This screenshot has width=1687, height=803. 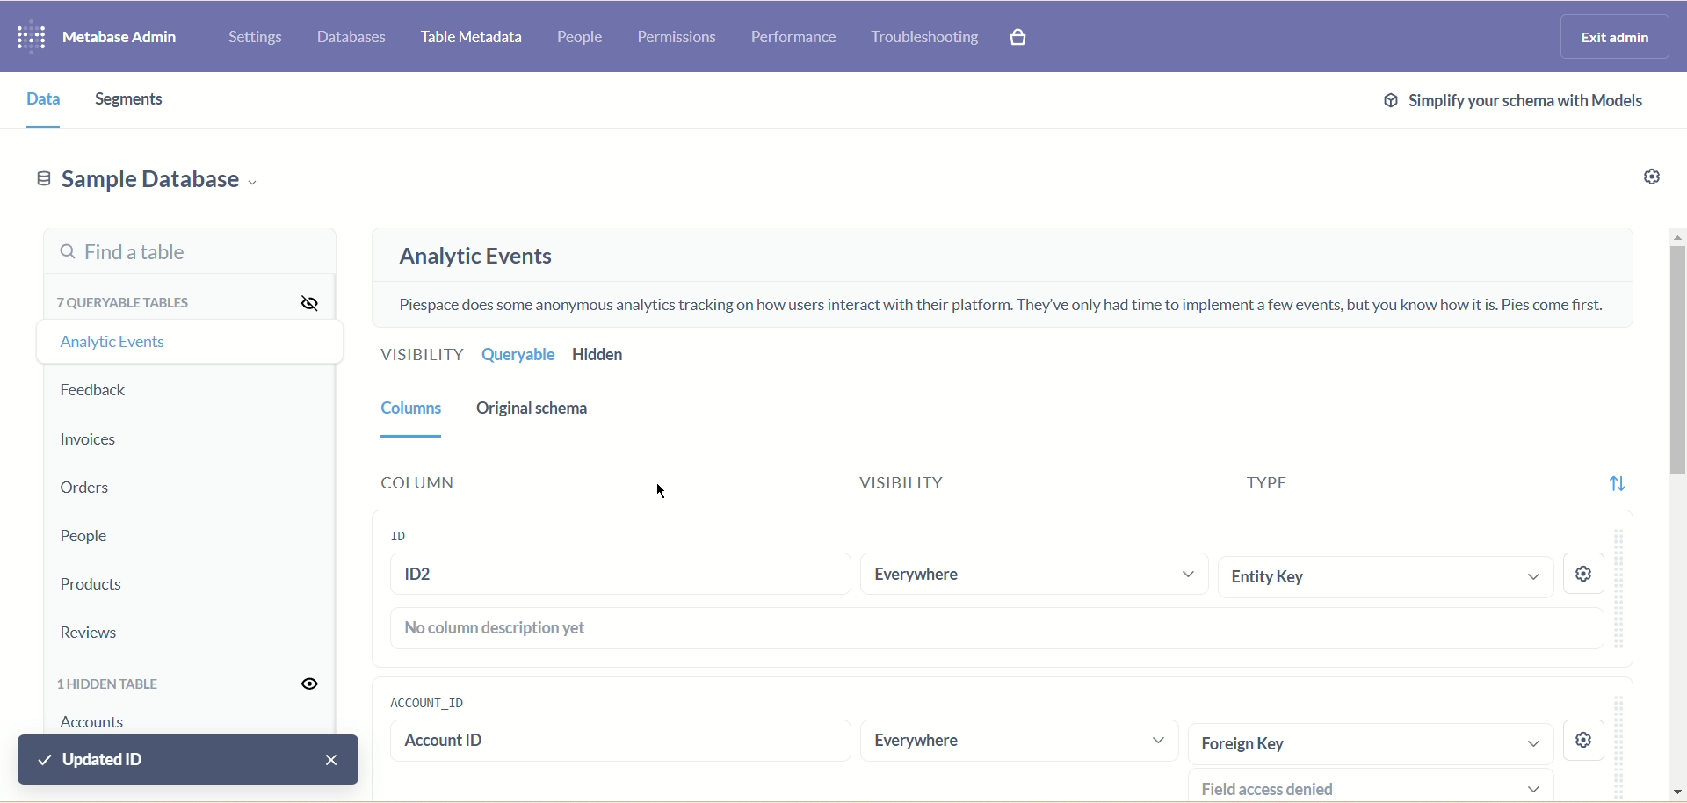 What do you see at coordinates (1591, 573) in the screenshot?
I see `Settings` at bounding box center [1591, 573].